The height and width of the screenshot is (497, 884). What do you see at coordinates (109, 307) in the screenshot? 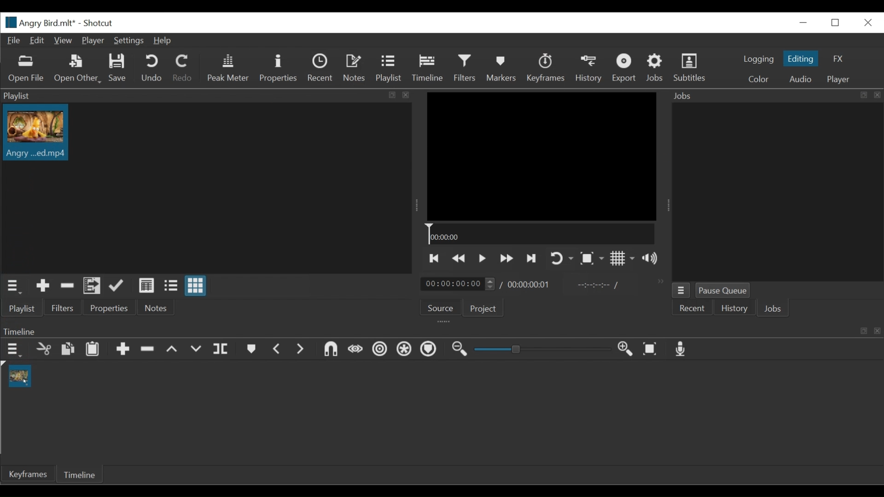
I see `Properties` at bounding box center [109, 307].